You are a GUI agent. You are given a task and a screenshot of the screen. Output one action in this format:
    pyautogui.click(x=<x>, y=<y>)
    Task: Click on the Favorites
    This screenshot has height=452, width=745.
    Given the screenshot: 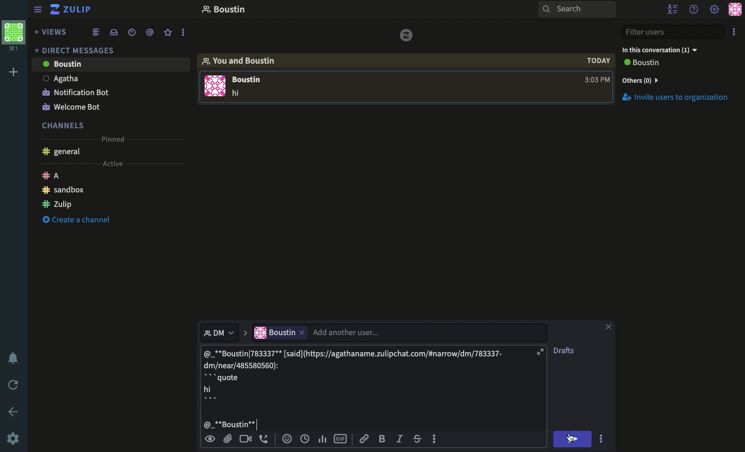 What is the action you would take?
    pyautogui.click(x=168, y=33)
    